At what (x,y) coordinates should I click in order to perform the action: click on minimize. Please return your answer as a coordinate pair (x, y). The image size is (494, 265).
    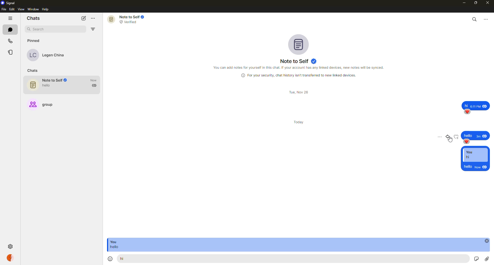
    Looking at the image, I should click on (463, 3).